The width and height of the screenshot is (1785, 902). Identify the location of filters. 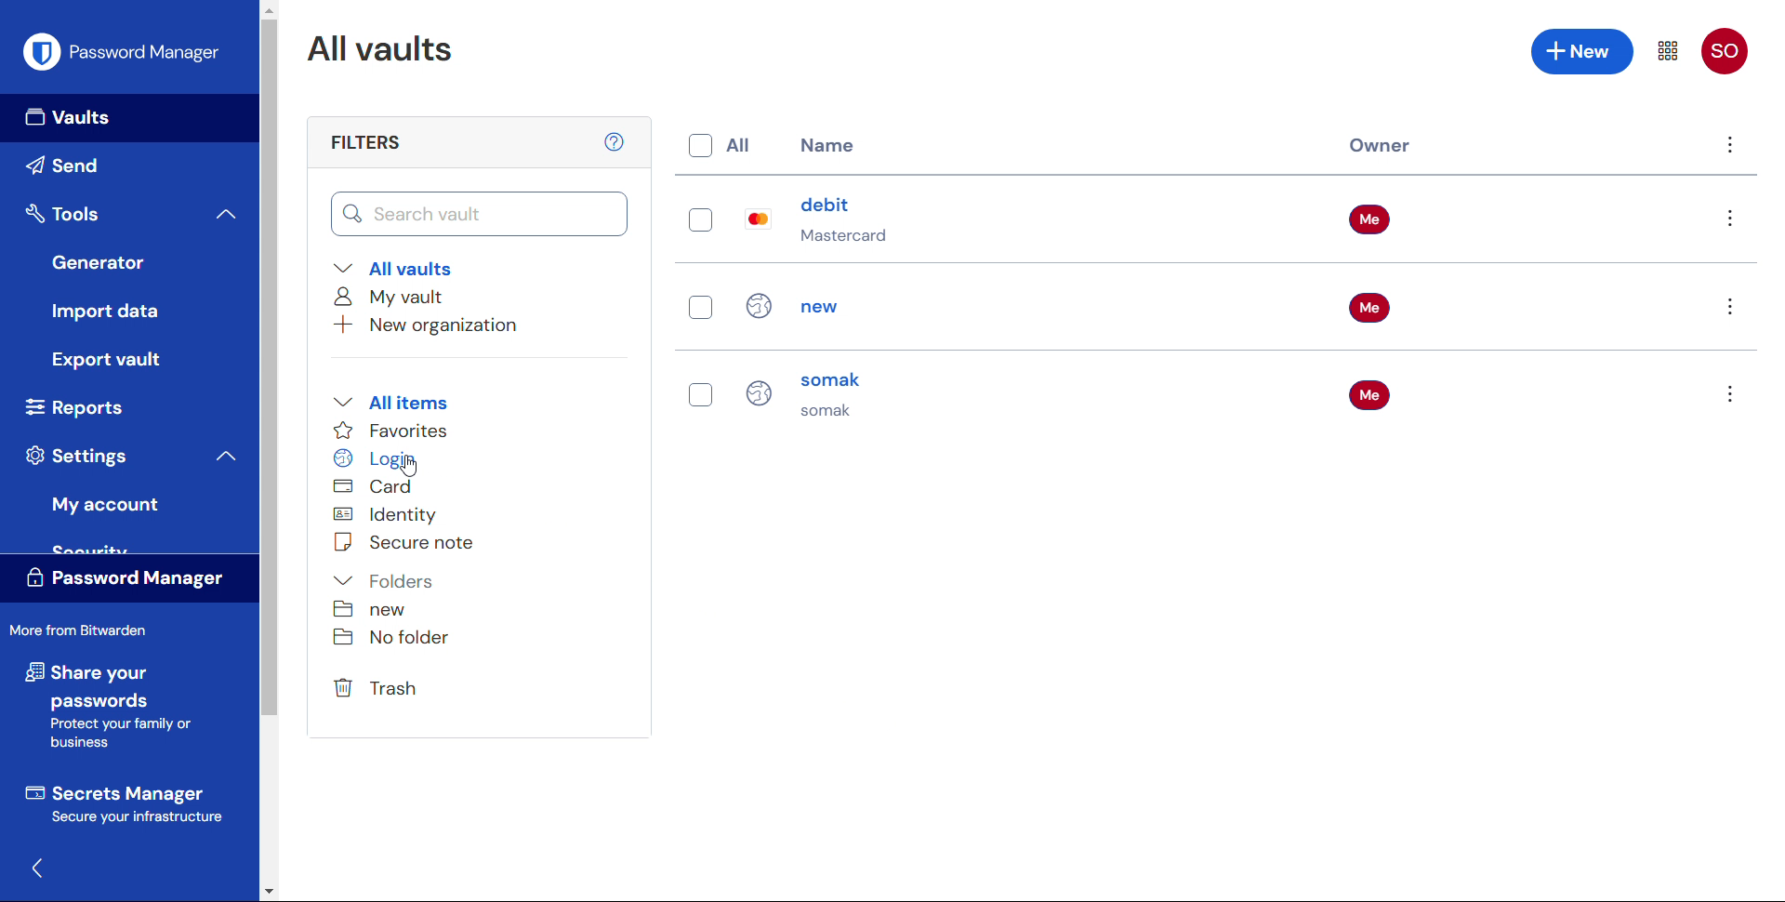
(366, 143).